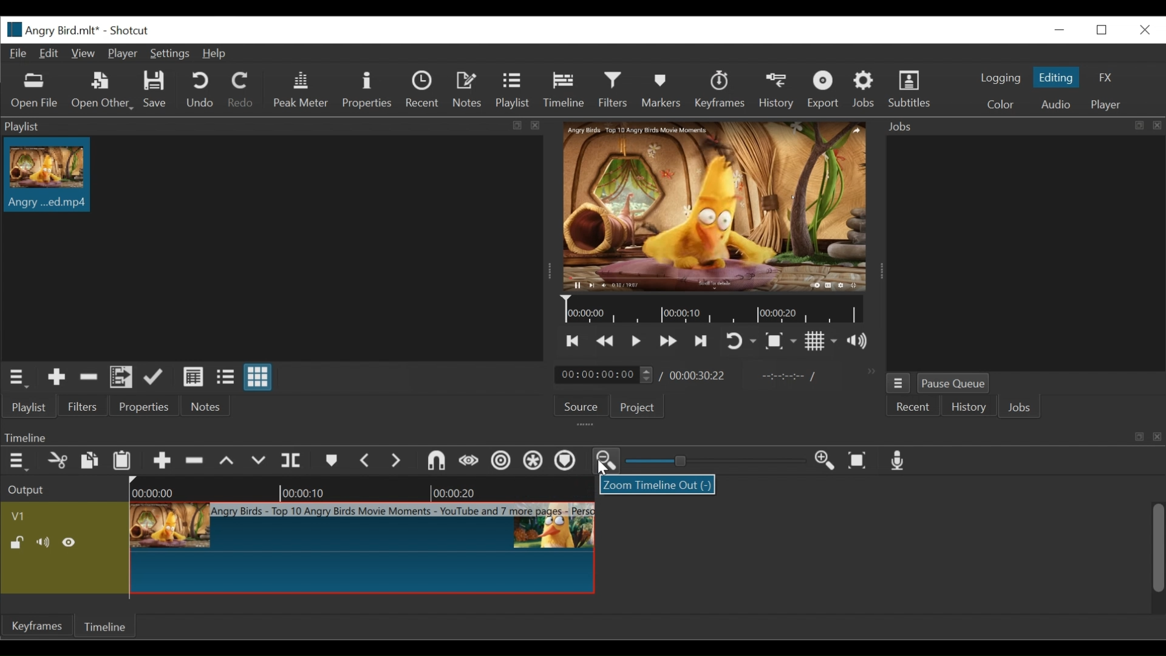 This screenshot has width=1166, height=656. Describe the element at coordinates (604, 375) in the screenshot. I see `Current Duration` at that location.